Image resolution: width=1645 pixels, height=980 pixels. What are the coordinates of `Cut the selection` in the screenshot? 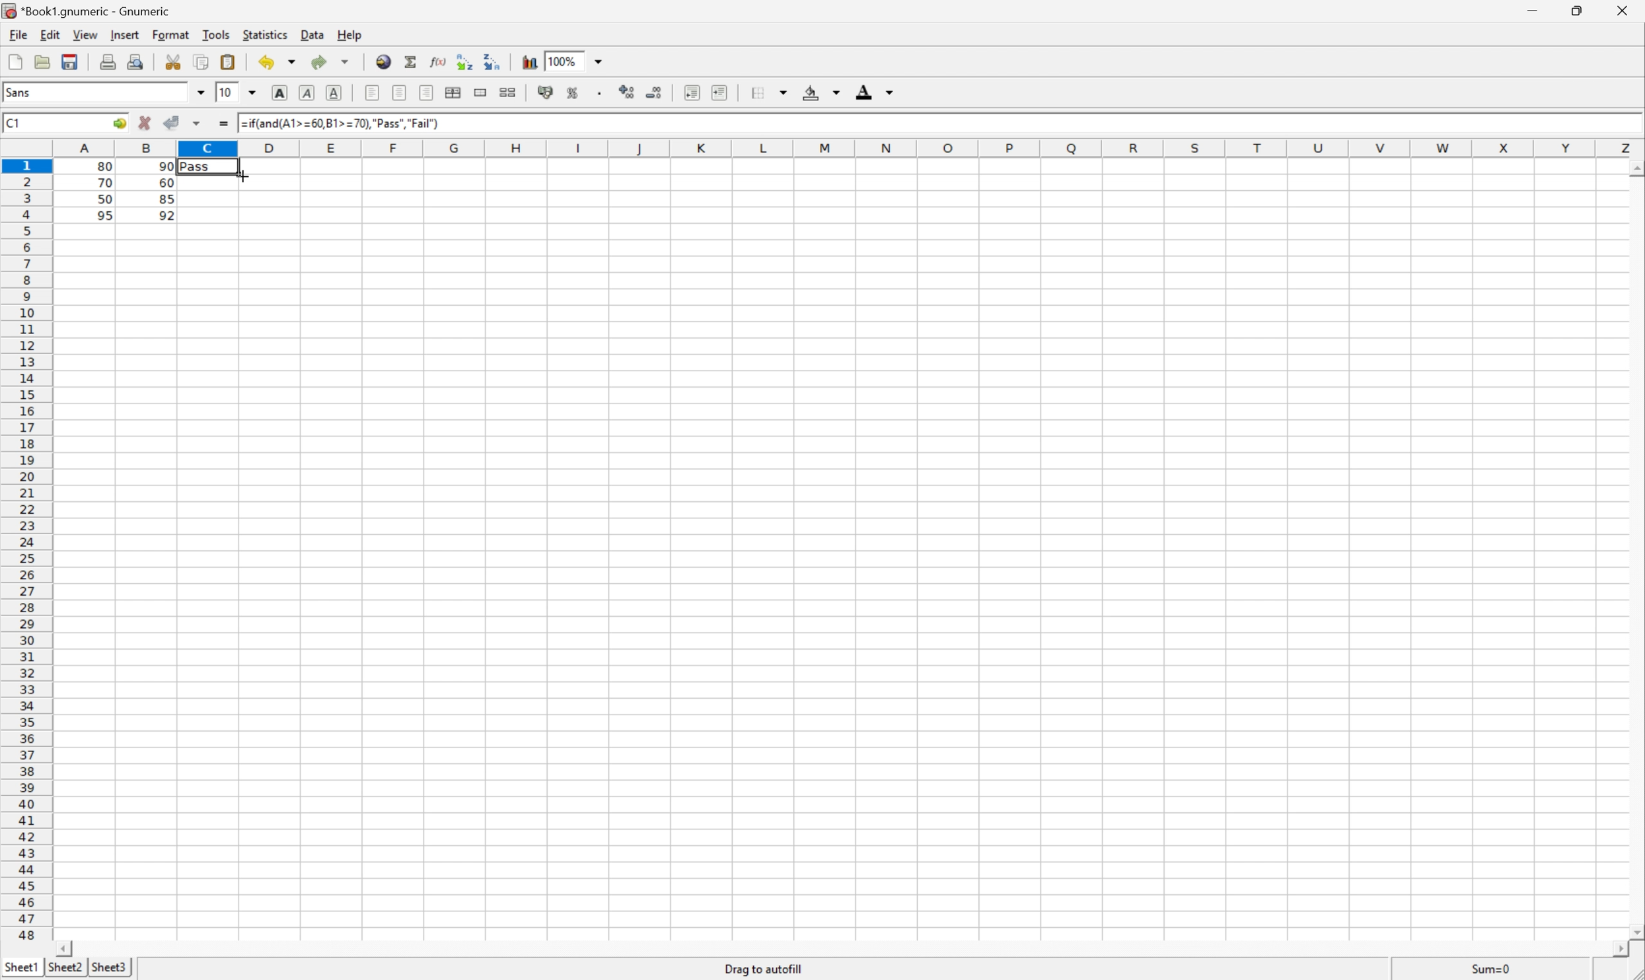 It's located at (174, 61).